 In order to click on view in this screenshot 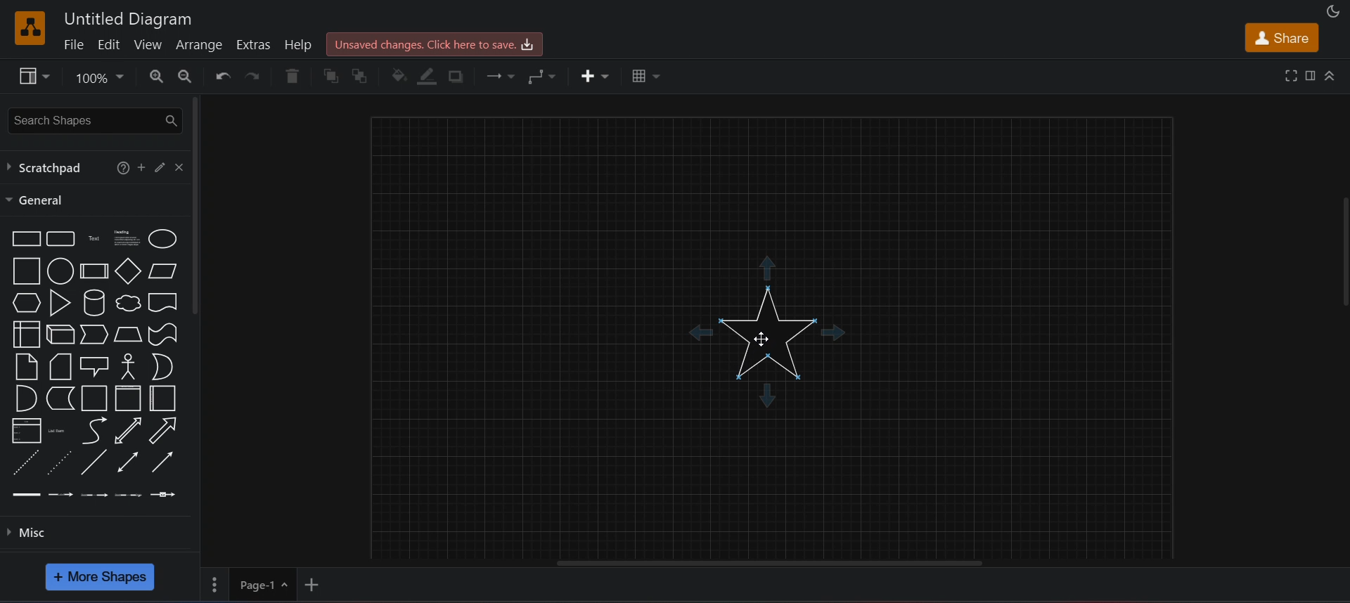, I will do `click(31, 76)`.